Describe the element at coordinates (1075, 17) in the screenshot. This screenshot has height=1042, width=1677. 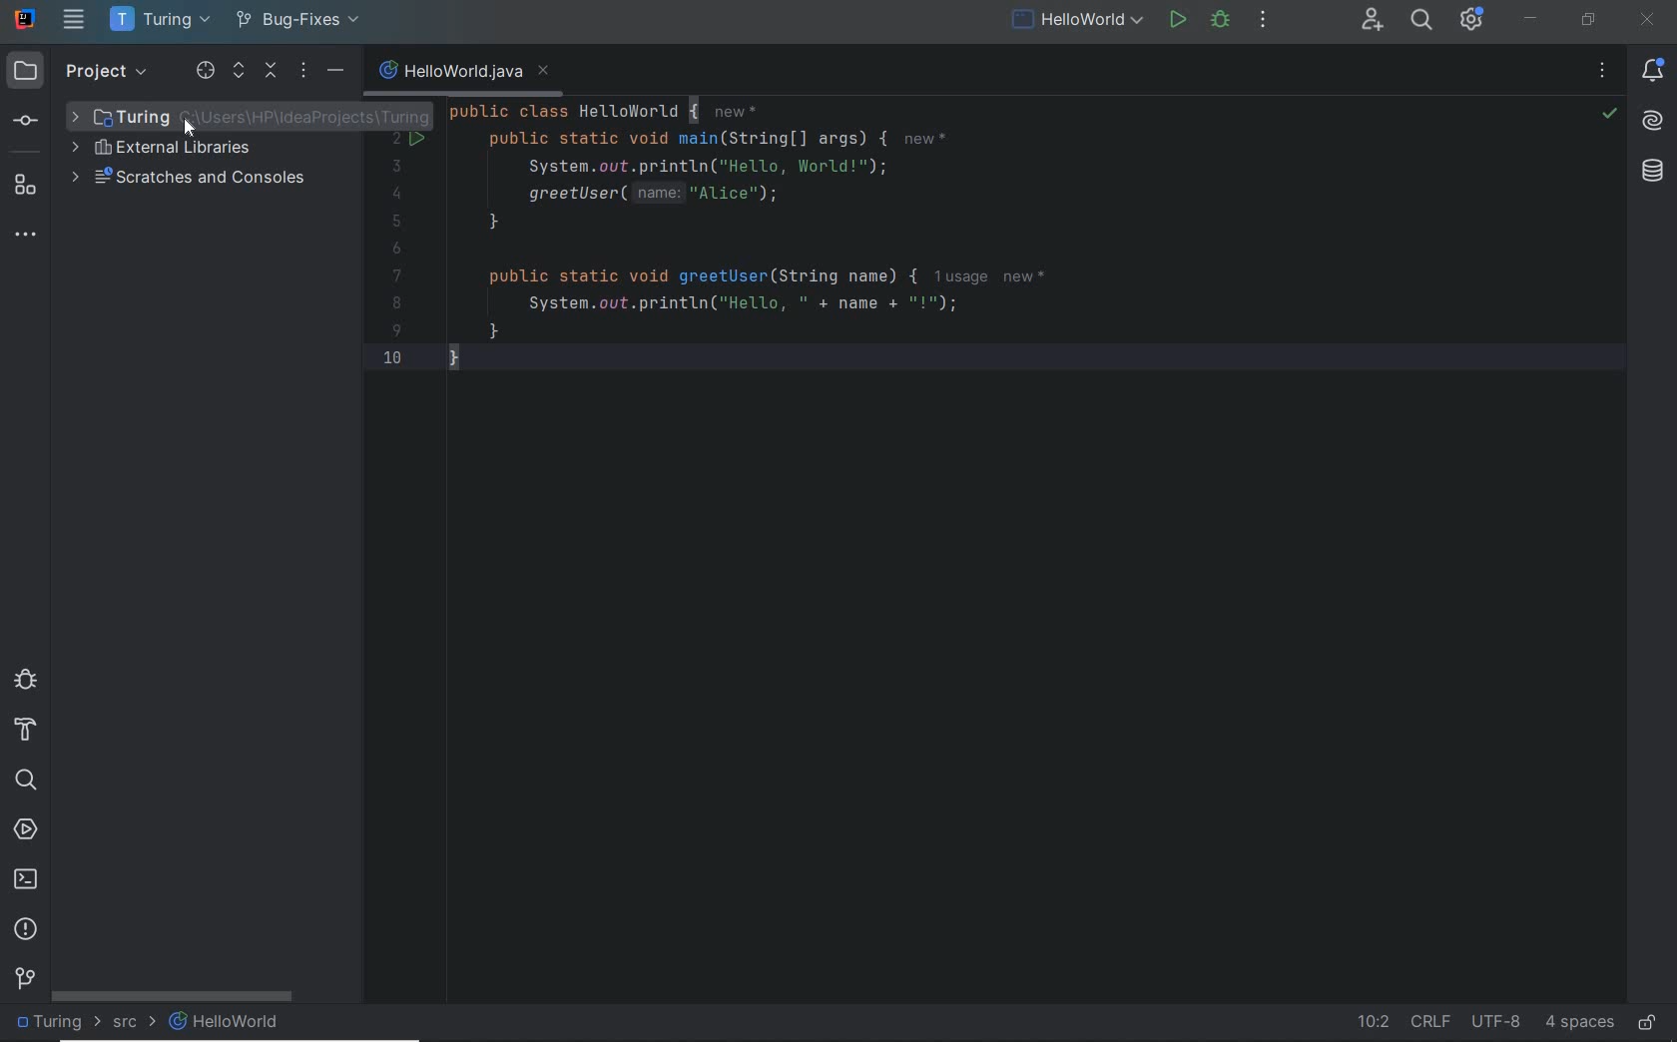
I see `run/debug current file configuration` at that location.